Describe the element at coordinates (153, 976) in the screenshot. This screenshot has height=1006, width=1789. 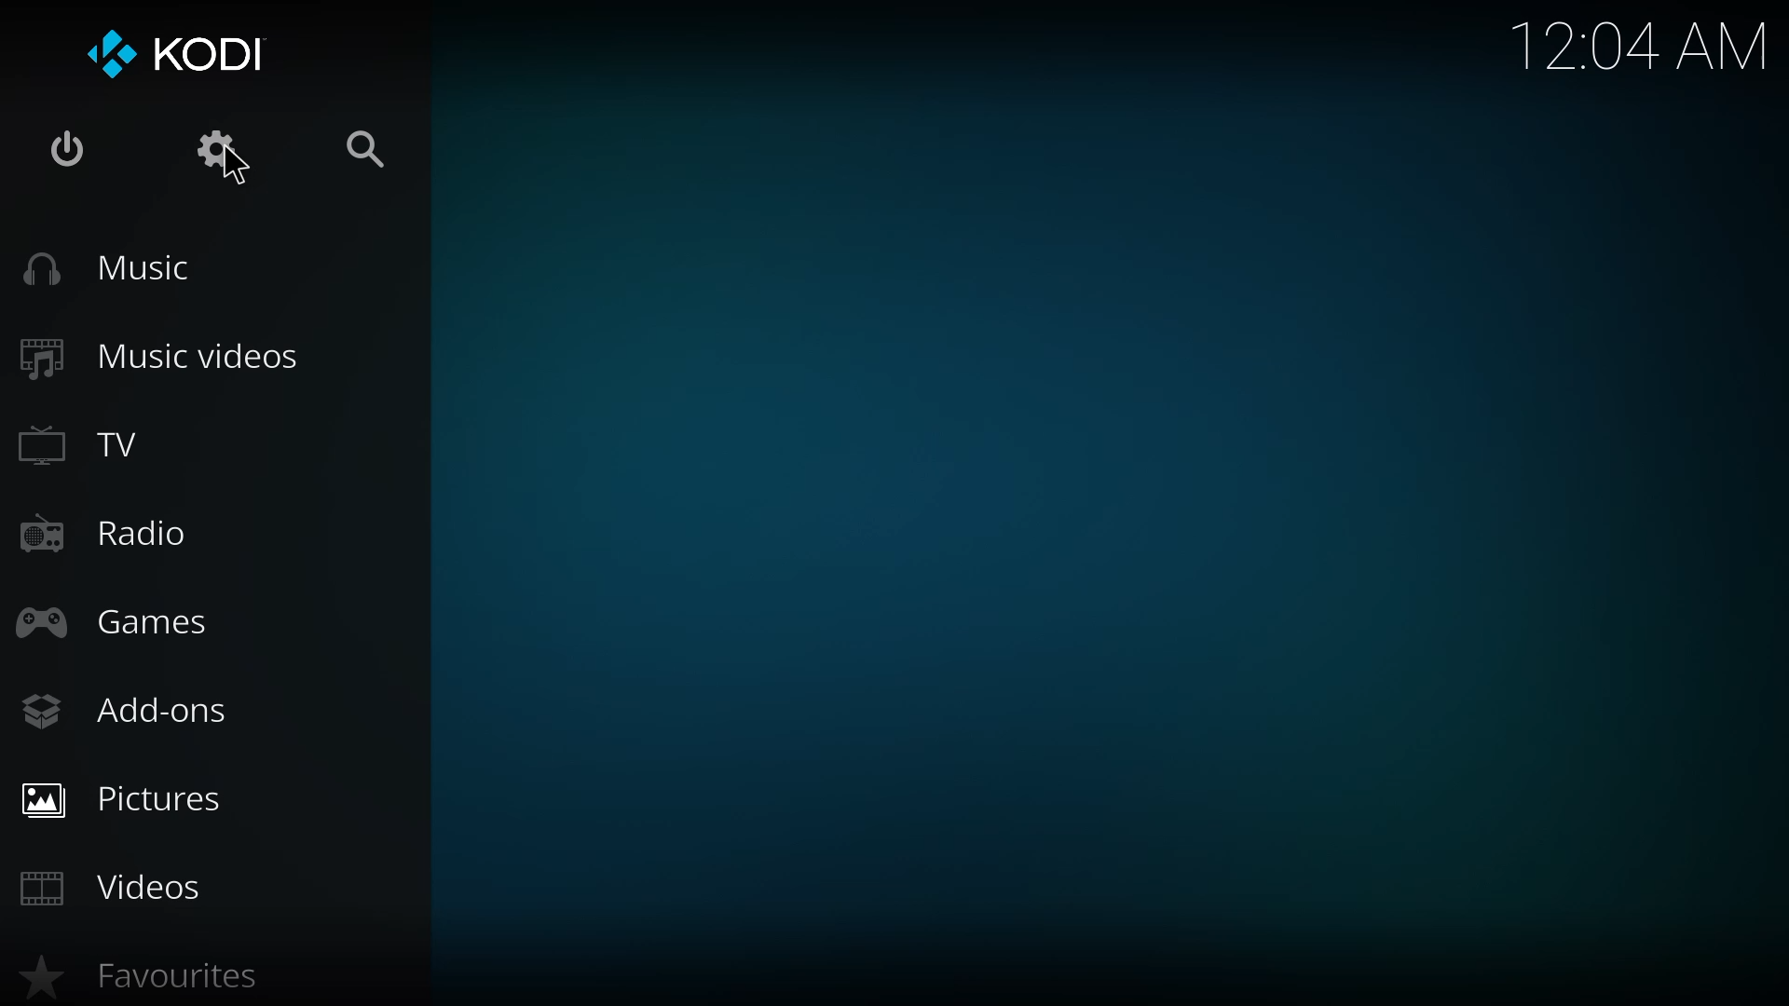
I see `favorites` at that location.